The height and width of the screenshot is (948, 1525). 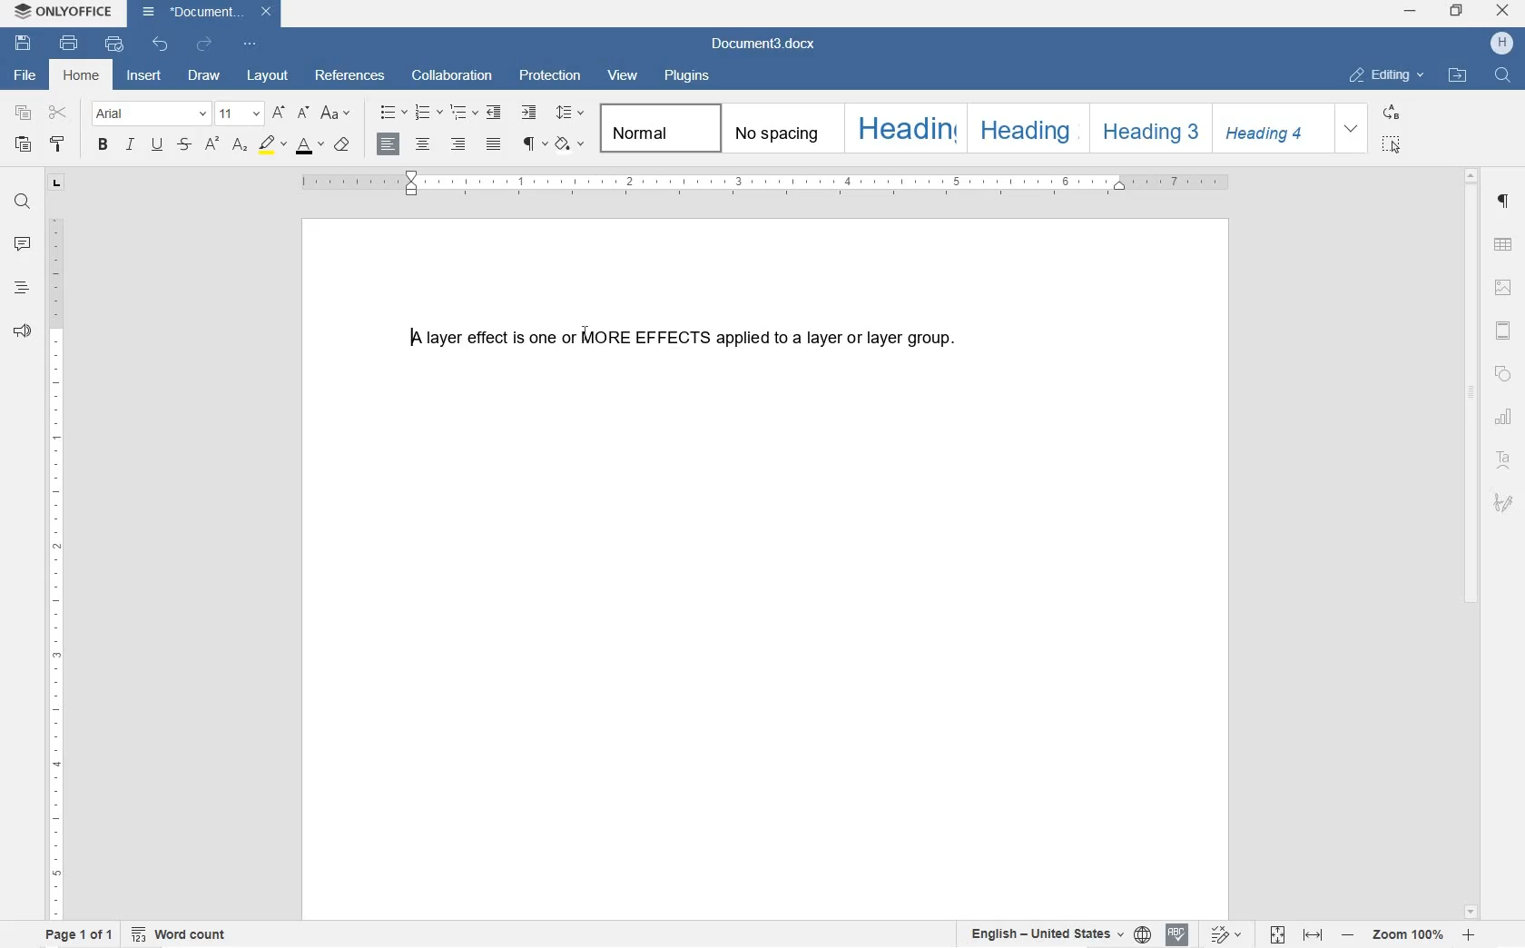 What do you see at coordinates (271, 144) in the screenshot?
I see `HIGHLIGHT COLOR` at bounding box center [271, 144].